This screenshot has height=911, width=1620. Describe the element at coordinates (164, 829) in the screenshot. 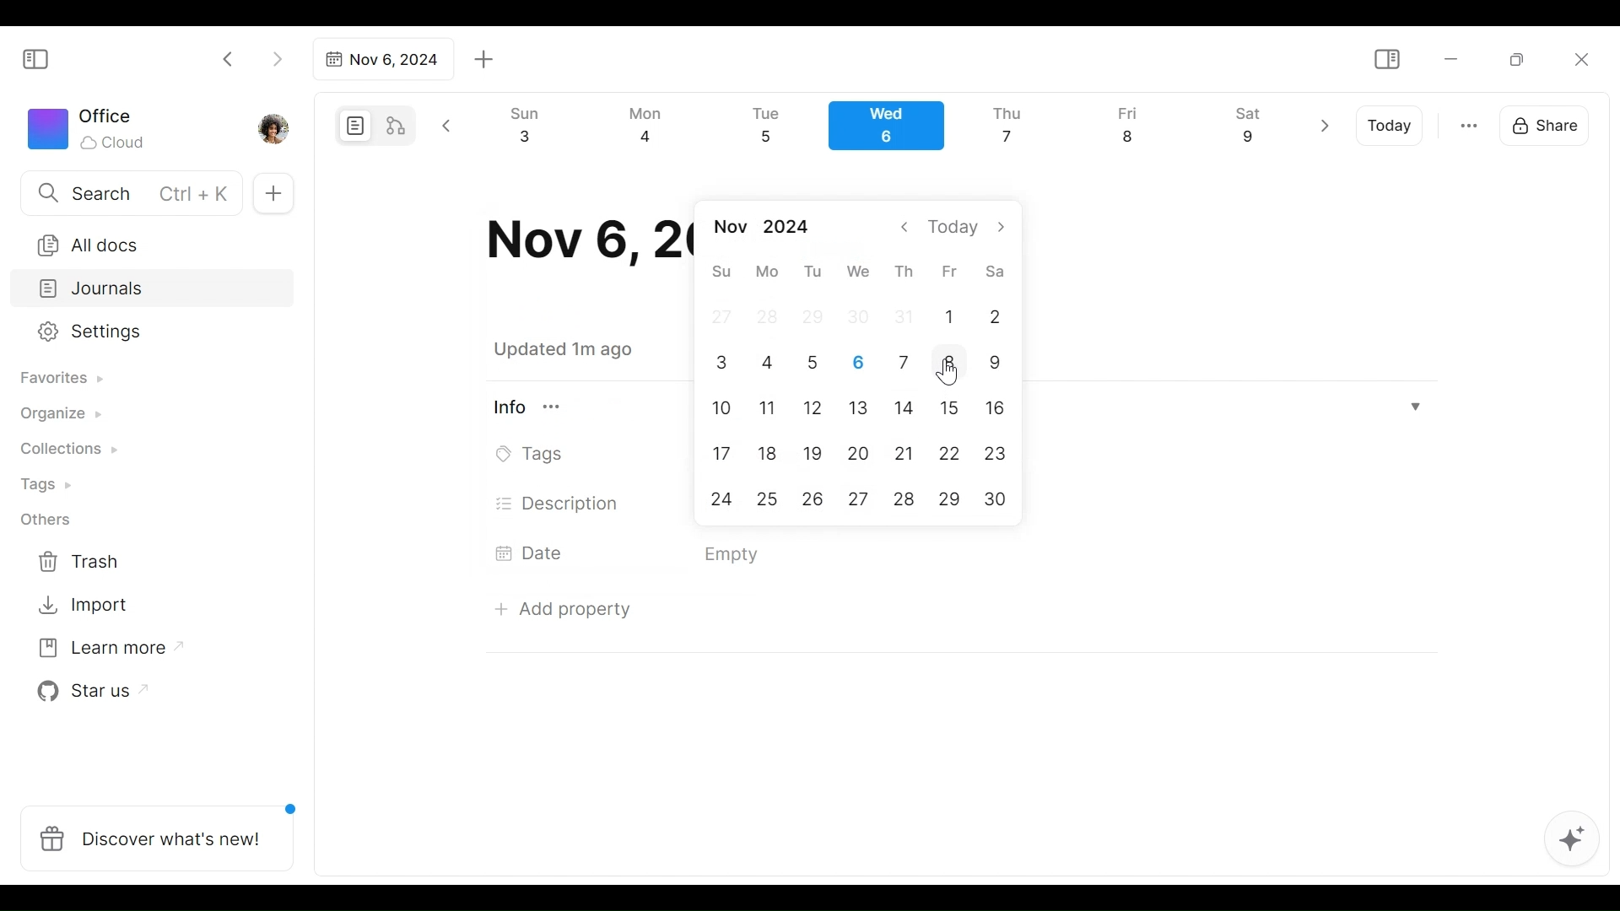

I see `Discover what's new` at that location.